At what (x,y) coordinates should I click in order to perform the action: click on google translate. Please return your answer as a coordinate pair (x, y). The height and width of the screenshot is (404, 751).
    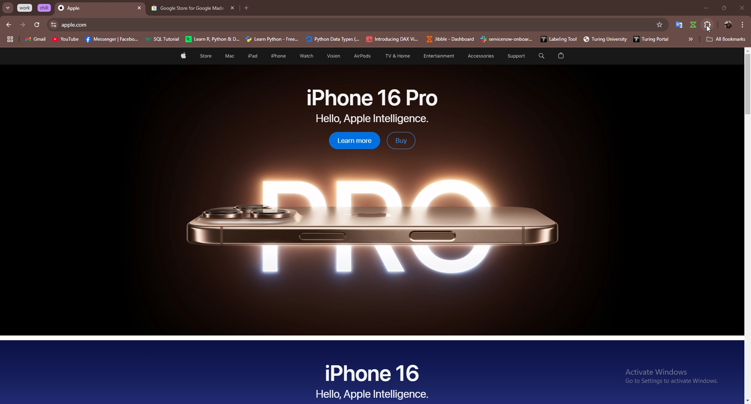
    Looking at the image, I should click on (679, 25).